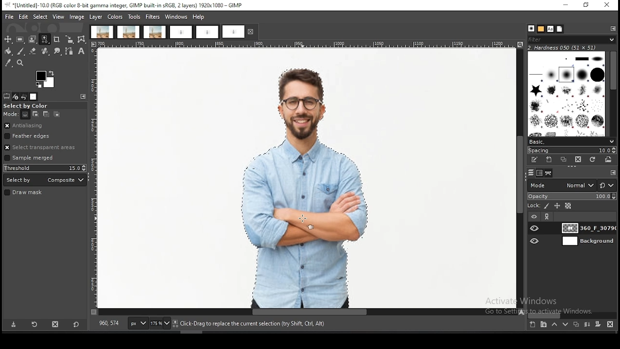 This screenshot has width=620, height=349. I want to click on paths, so click(550, 173).